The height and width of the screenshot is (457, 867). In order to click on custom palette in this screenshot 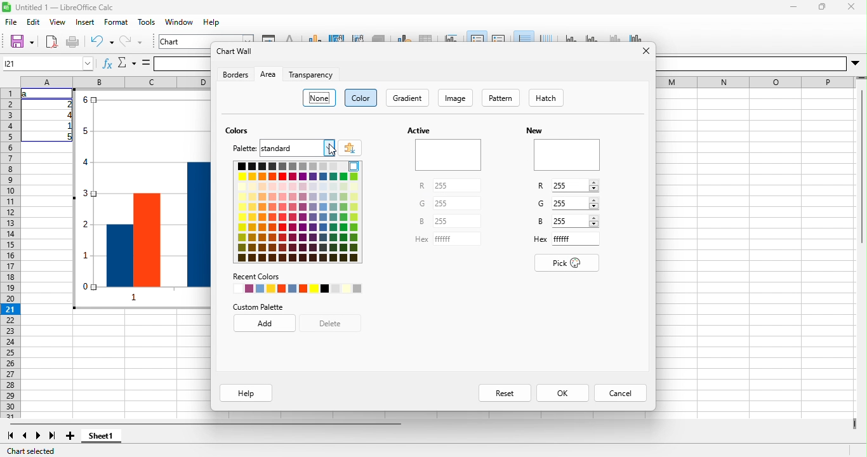, I will do `click(258, 307)`.